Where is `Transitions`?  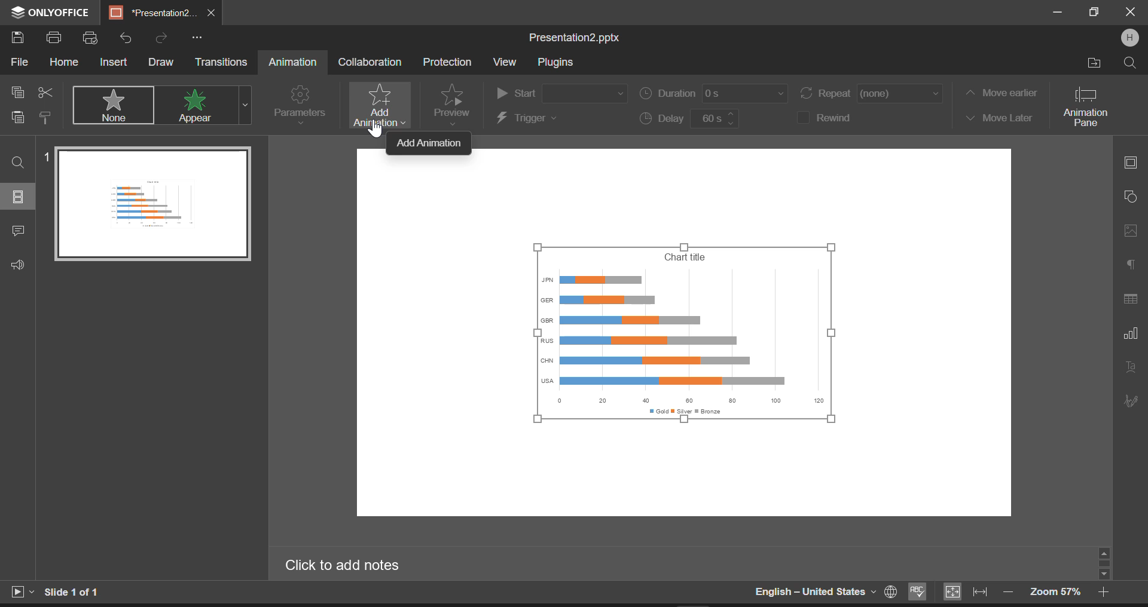 Transitions is located at coordinates (222, 62).